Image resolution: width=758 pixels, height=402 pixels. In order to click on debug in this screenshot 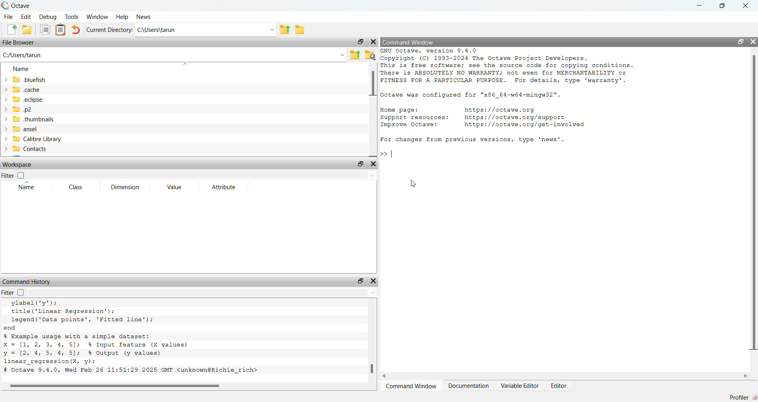, I will do `click(47, 17)`.